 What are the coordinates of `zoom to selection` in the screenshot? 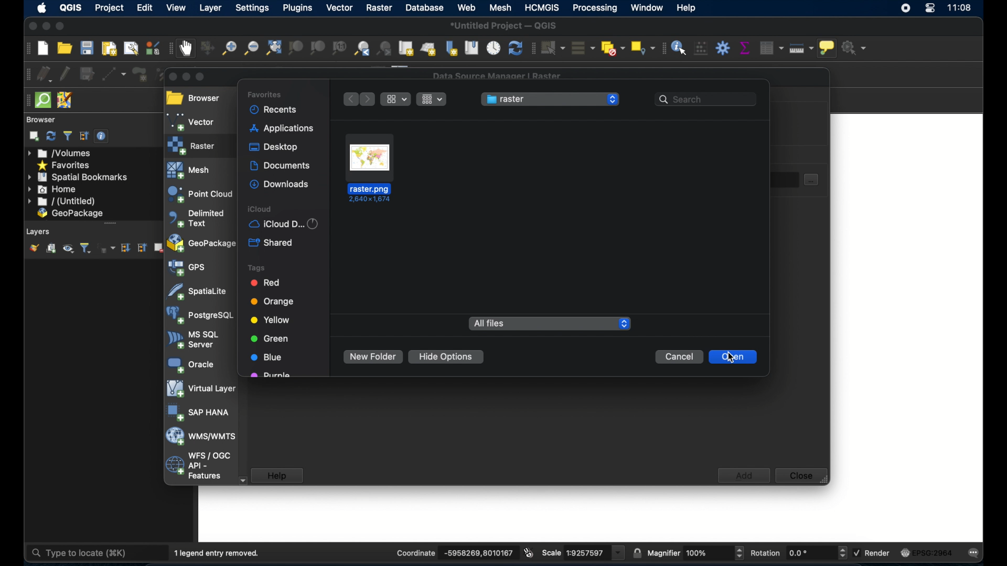 It's located at (295, 48).